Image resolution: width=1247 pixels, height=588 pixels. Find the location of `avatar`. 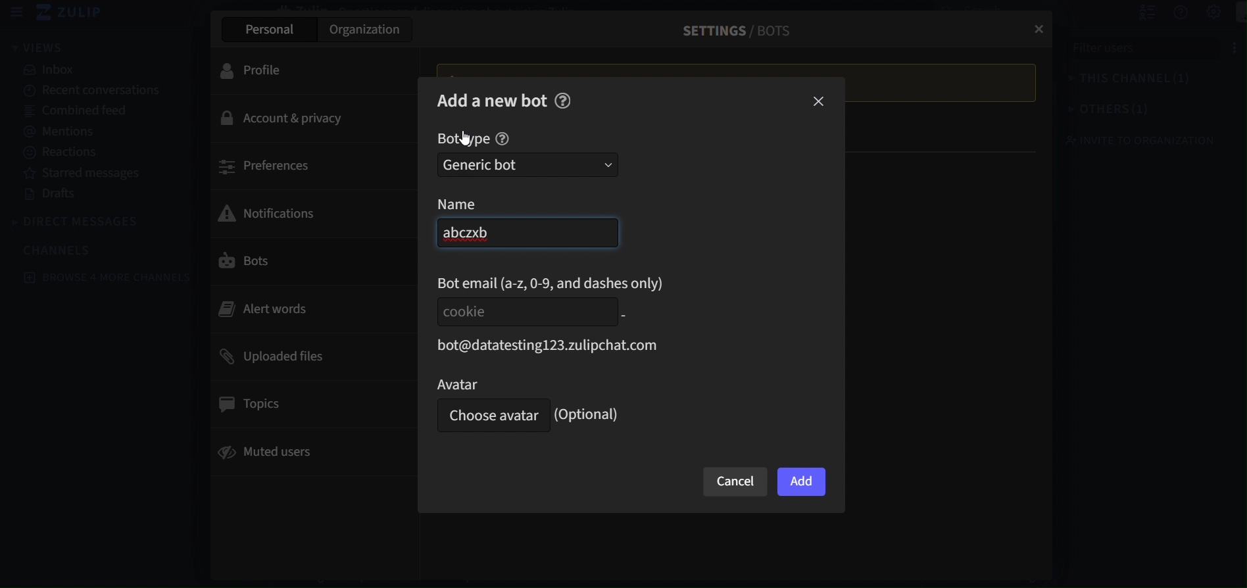

avatar is located at coordinates (489, 383).